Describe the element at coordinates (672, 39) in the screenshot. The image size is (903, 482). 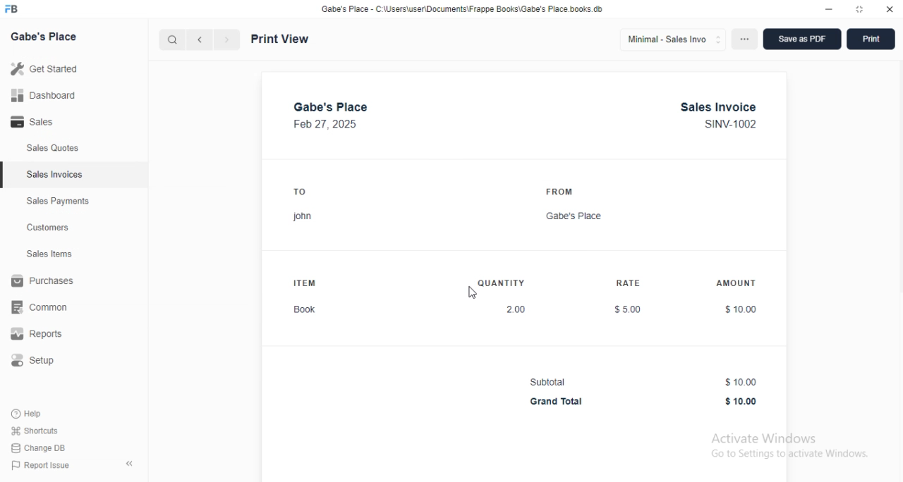
I see `minimal - sales invo` at that location.